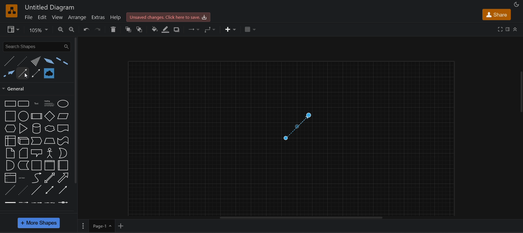  I want to click on line, so click(36, 190).